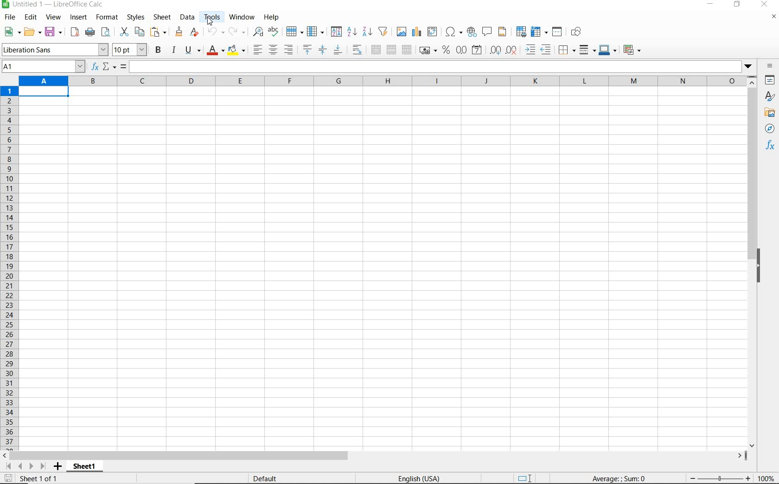 This screenshot has height=484, width=779. I want to click on GALLERY, so click(770, 112).